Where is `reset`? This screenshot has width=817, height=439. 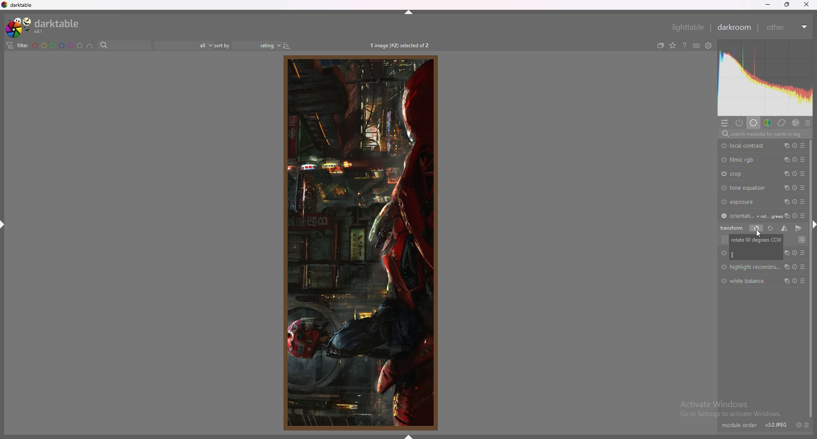
reset is located at coordinates (795, 159).